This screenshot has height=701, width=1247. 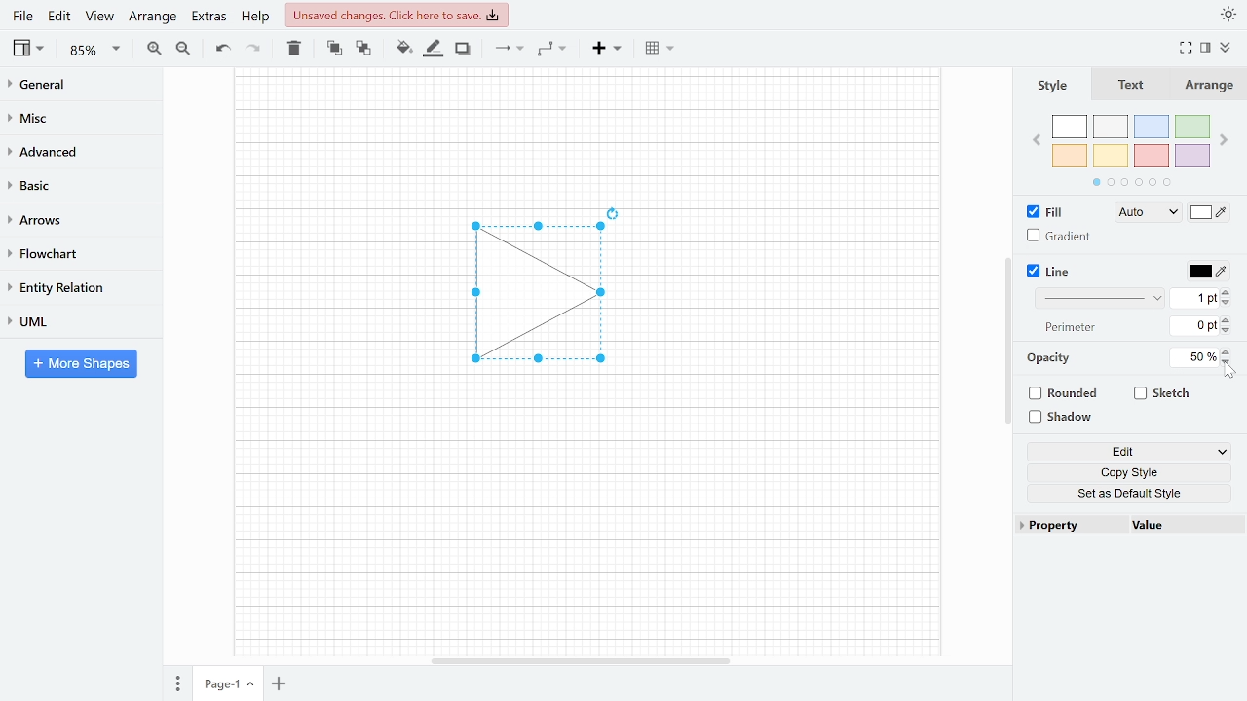 What do you see at coordinates (30, 48) in the screenshot?
I see `View` at bounding box center [30, 48].